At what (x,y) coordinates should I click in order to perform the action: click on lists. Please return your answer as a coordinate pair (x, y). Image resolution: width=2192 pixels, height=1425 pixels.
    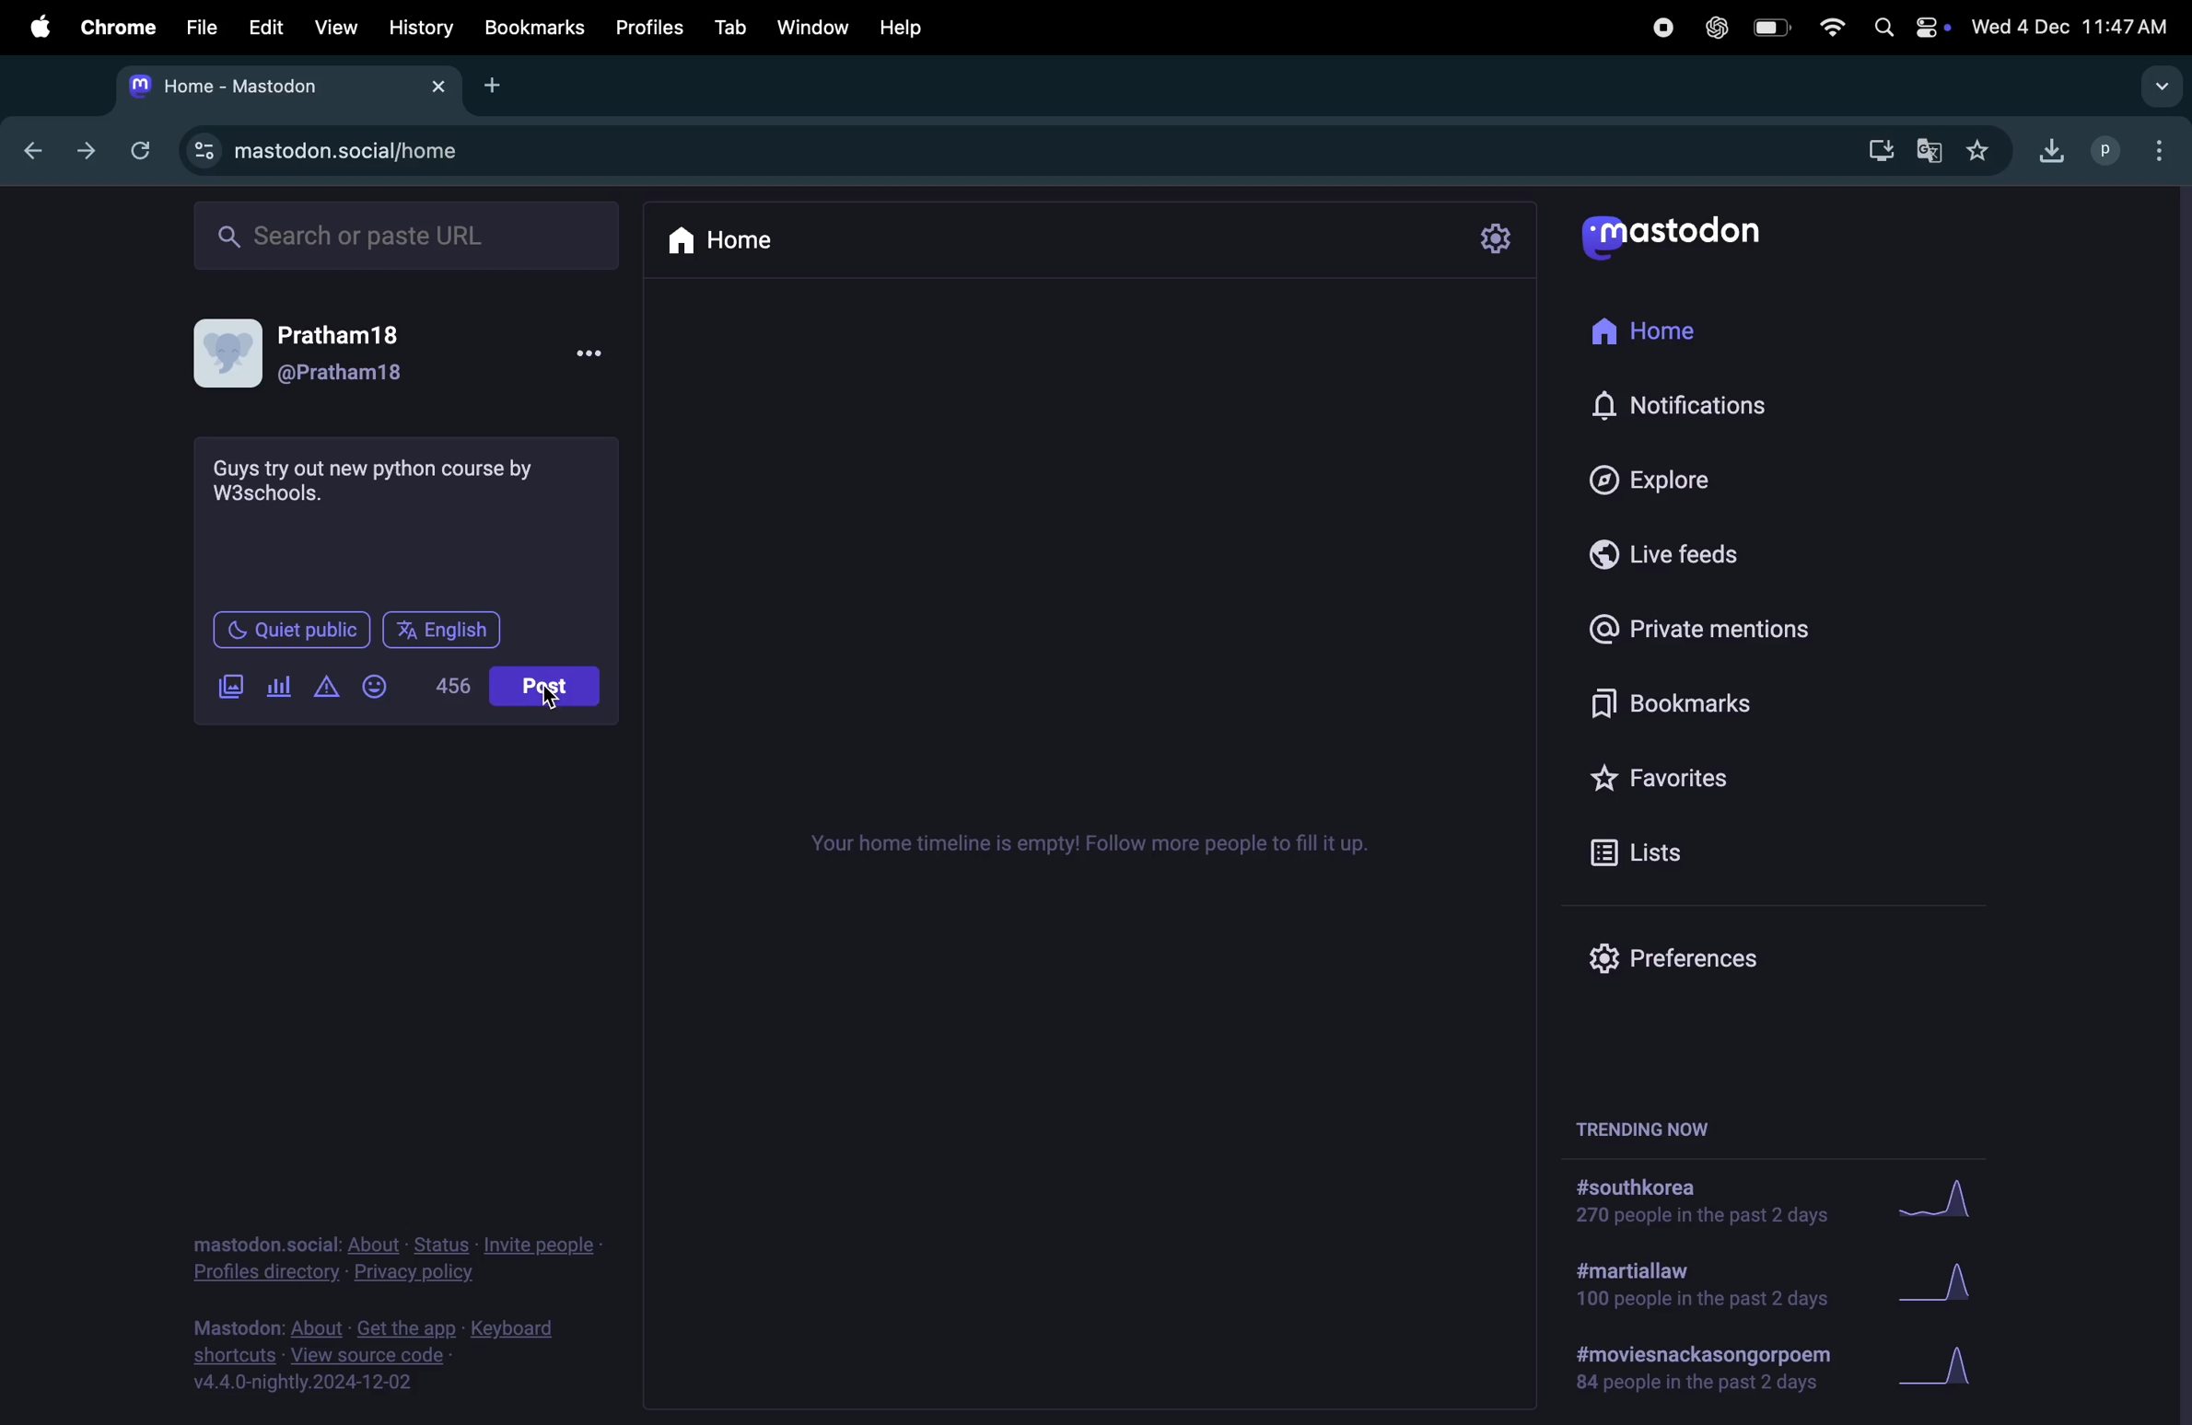
    Looking at the image, I should click on (1645, 852).